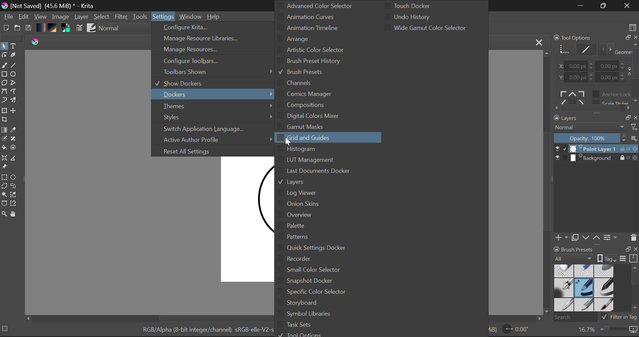 The height and width of the screenshot is (337, 639). I want to click on Gradient, so click(41, 27).